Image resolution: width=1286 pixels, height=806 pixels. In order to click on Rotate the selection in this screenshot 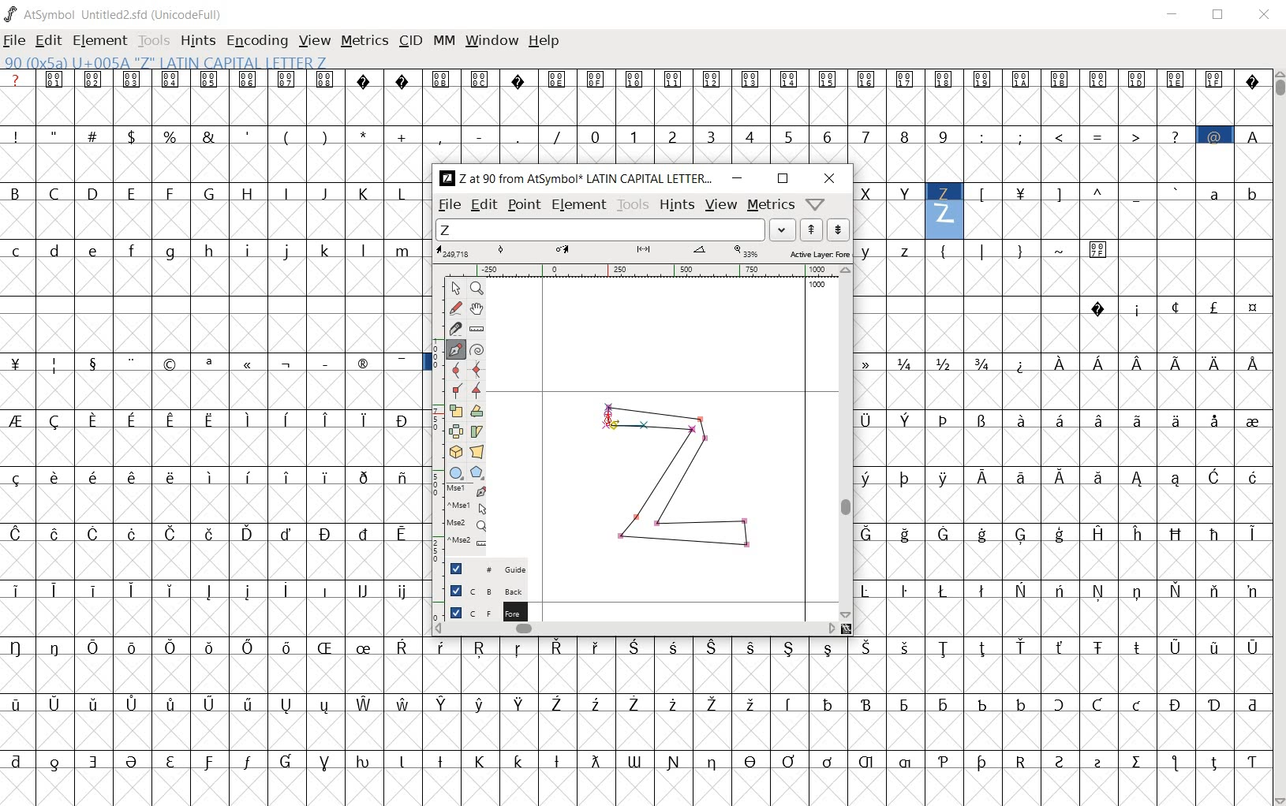, I will do `click(477, 412)`.